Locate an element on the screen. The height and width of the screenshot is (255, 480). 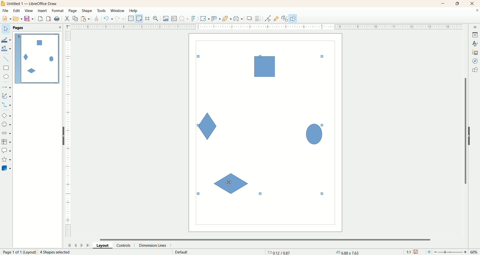
stars and banners is located at coordinates (6, 159).